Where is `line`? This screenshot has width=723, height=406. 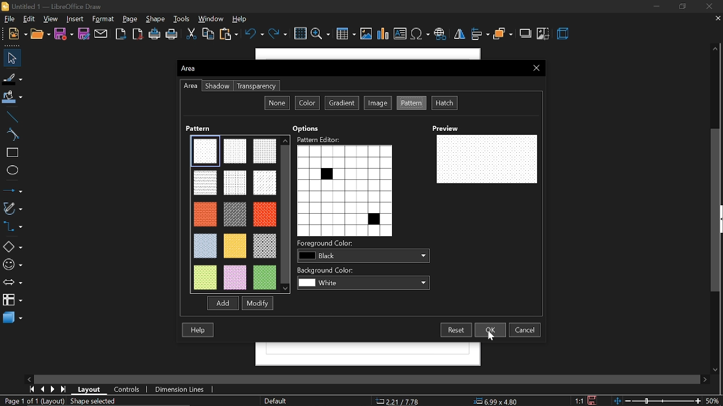 line is located at coordinates (13, 117).